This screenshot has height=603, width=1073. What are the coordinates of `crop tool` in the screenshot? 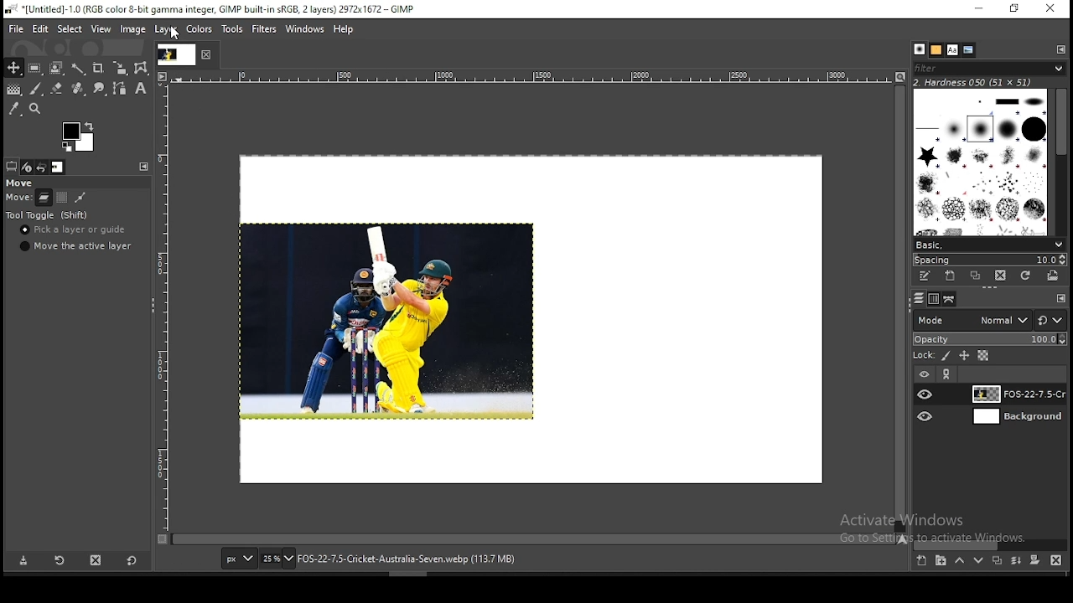 It's located at (117, 69).